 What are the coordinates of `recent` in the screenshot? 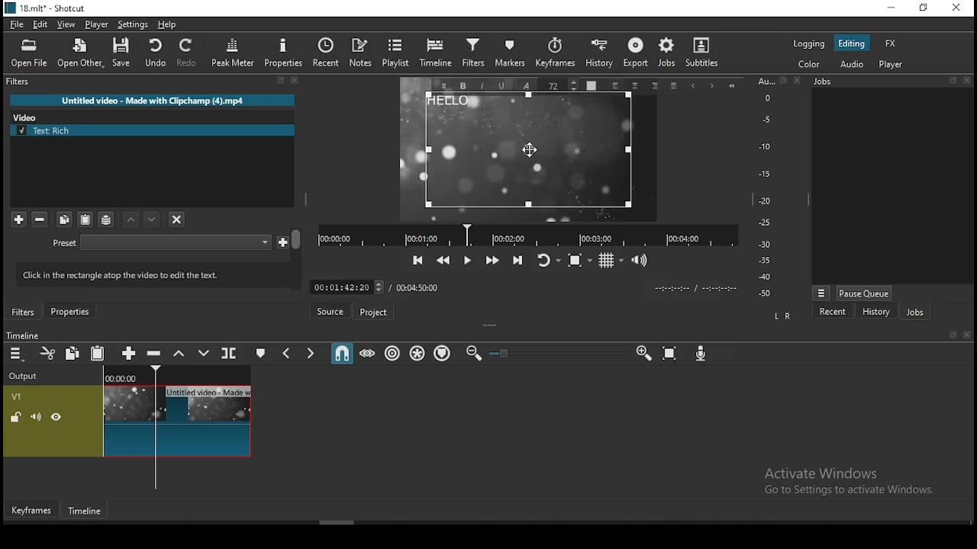 It's located at (326, 53).